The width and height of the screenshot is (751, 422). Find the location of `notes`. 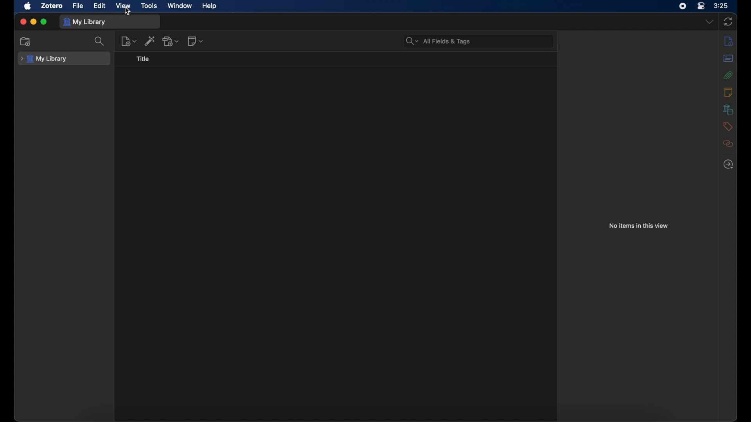

notes is located at coordinates (728, 91).